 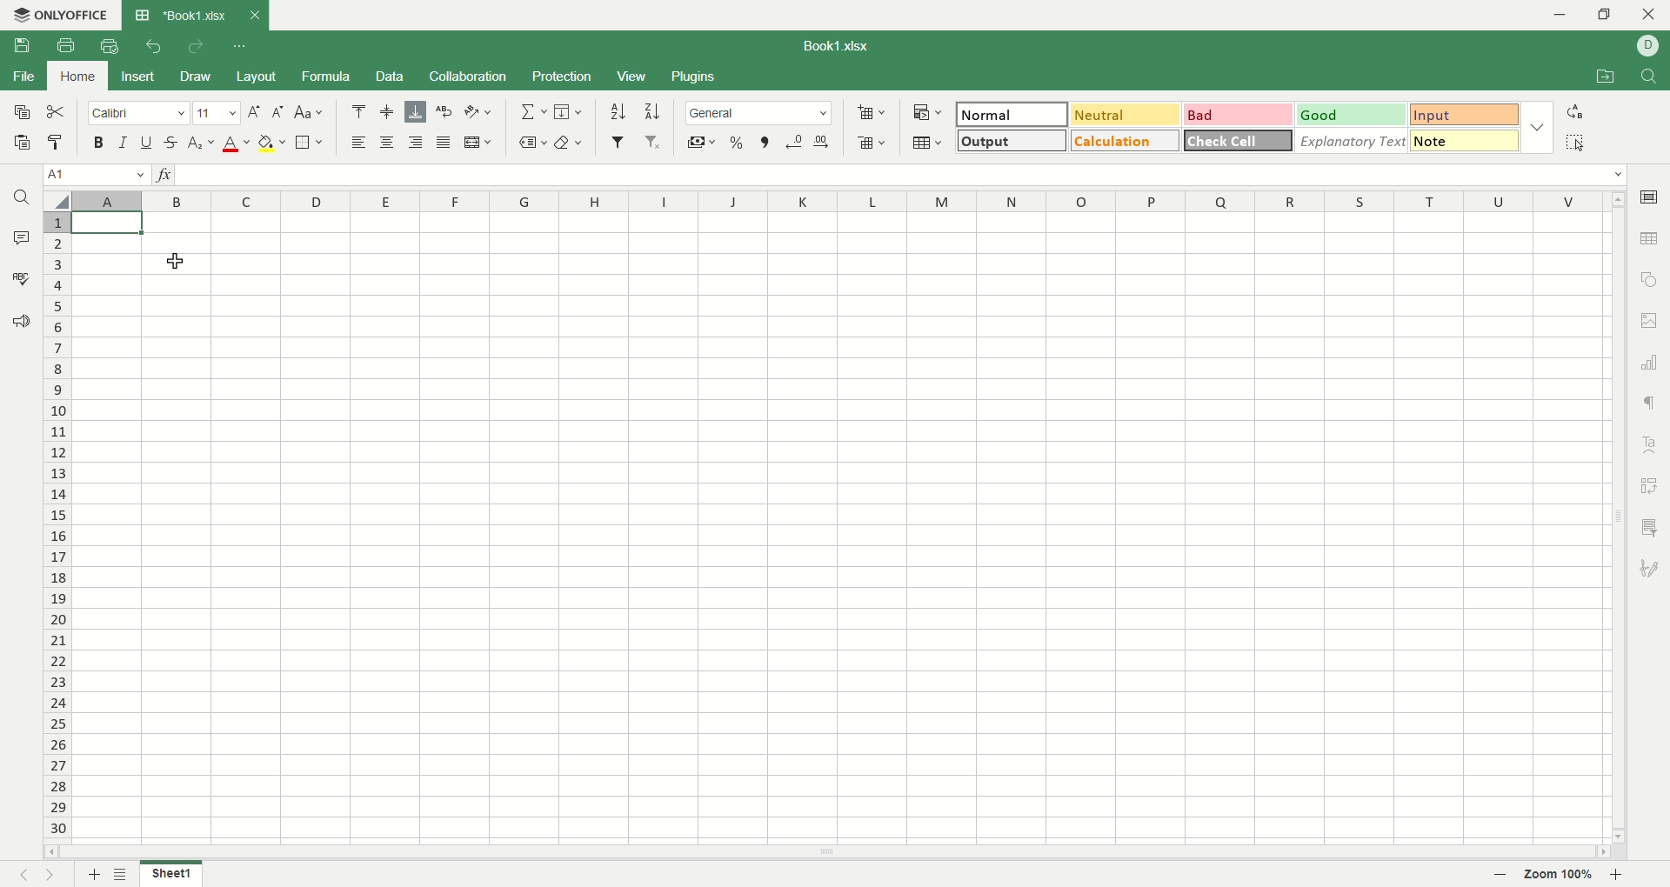 What do you see at coordinates (58, 526) in the screenshot?
I see `row number` at bounding box center [58, 526].